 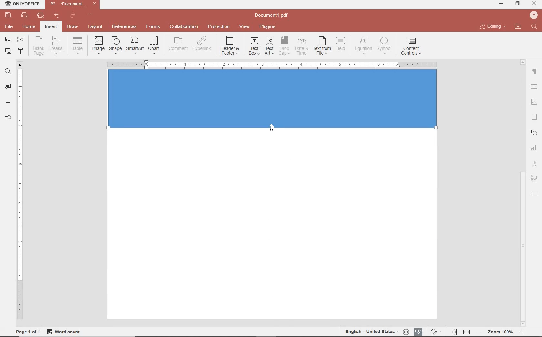 I want to click on fit to page and width, so click(x=459, y=332).